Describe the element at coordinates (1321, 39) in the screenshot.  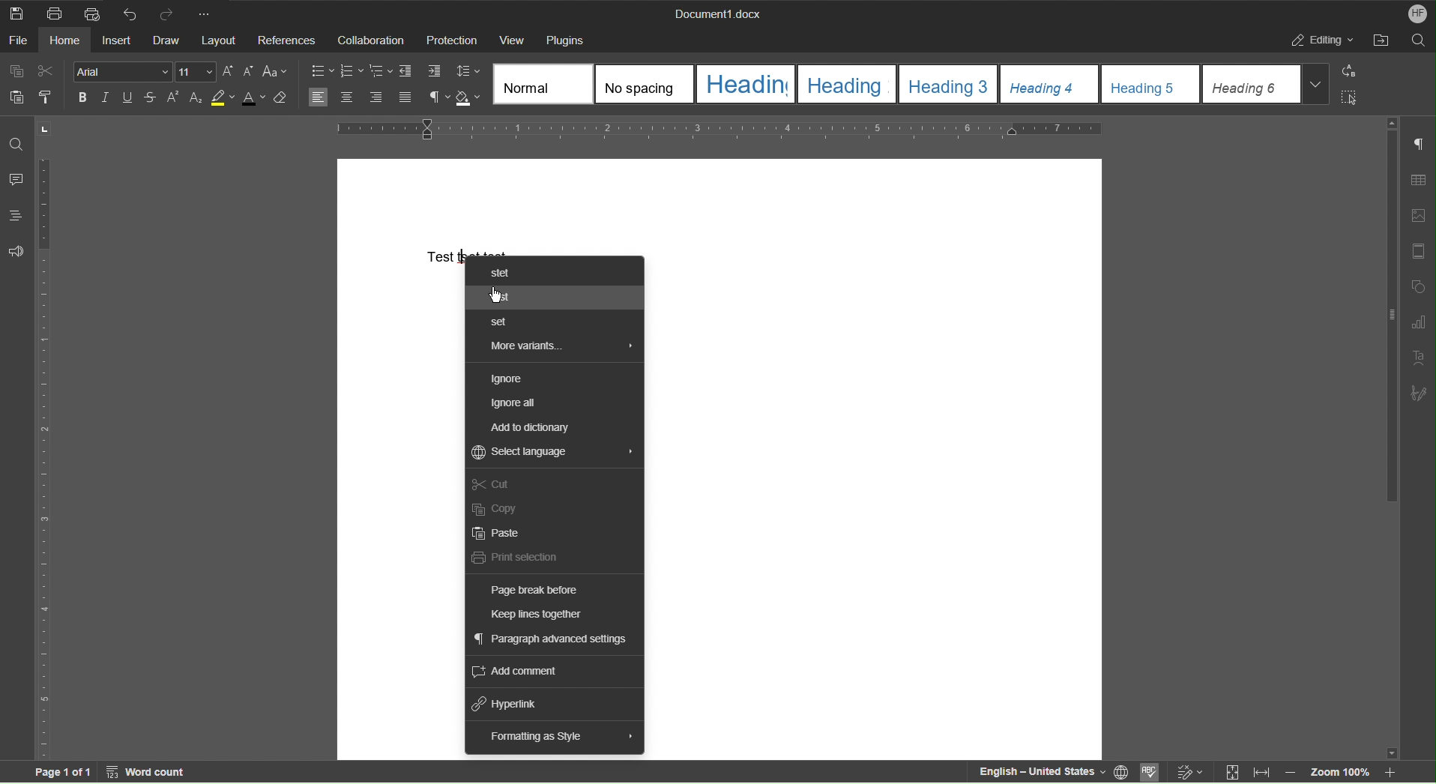
I see `Editing` at that location.